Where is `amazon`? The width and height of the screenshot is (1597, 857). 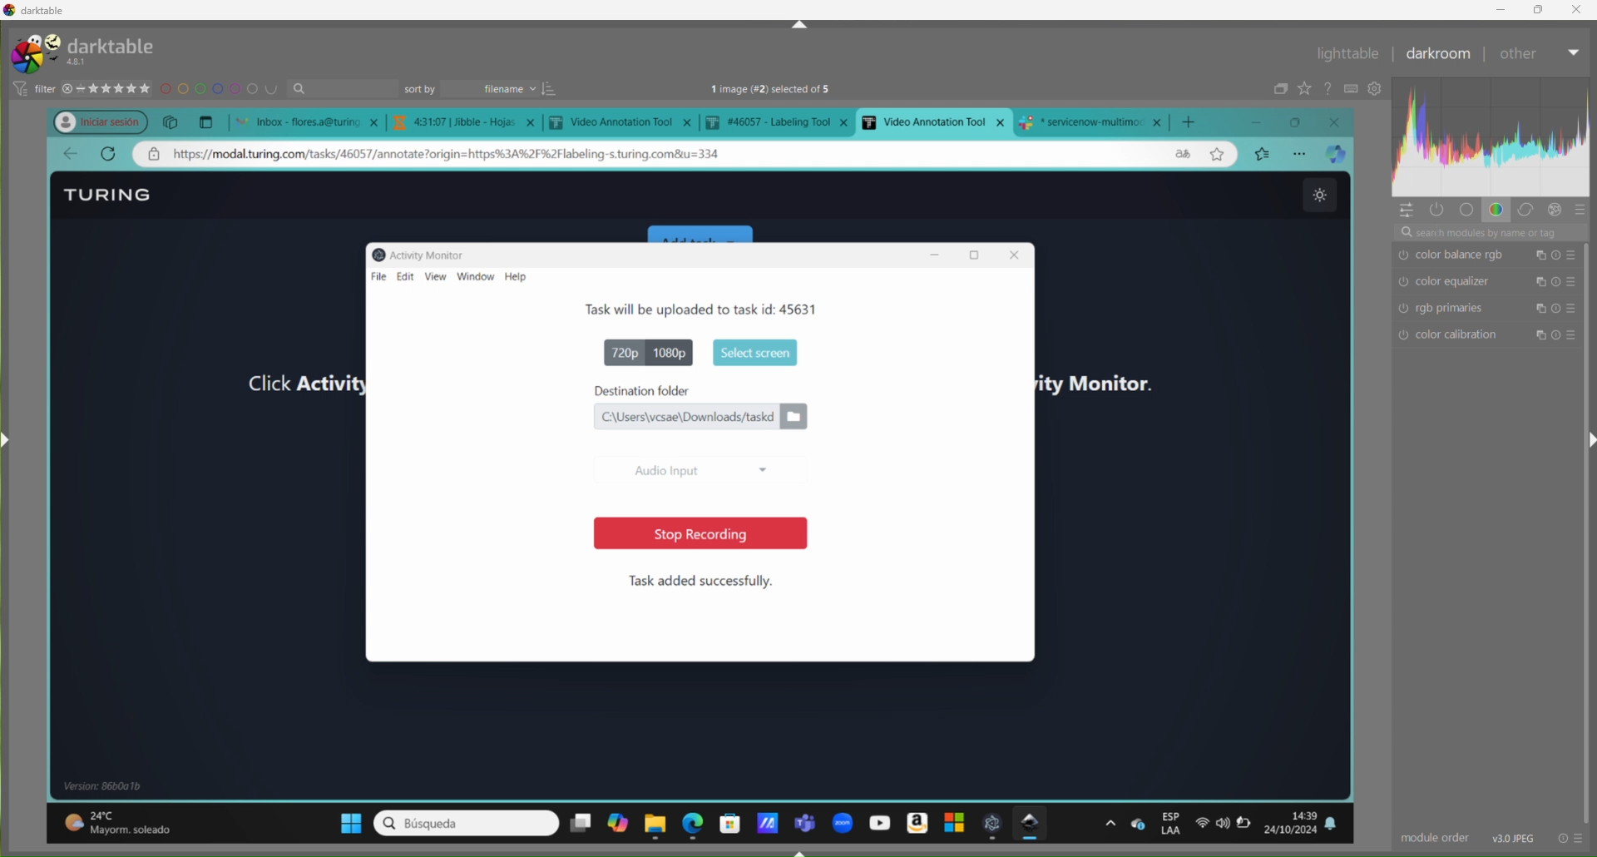 amazon is located at coordinates (915, 821).